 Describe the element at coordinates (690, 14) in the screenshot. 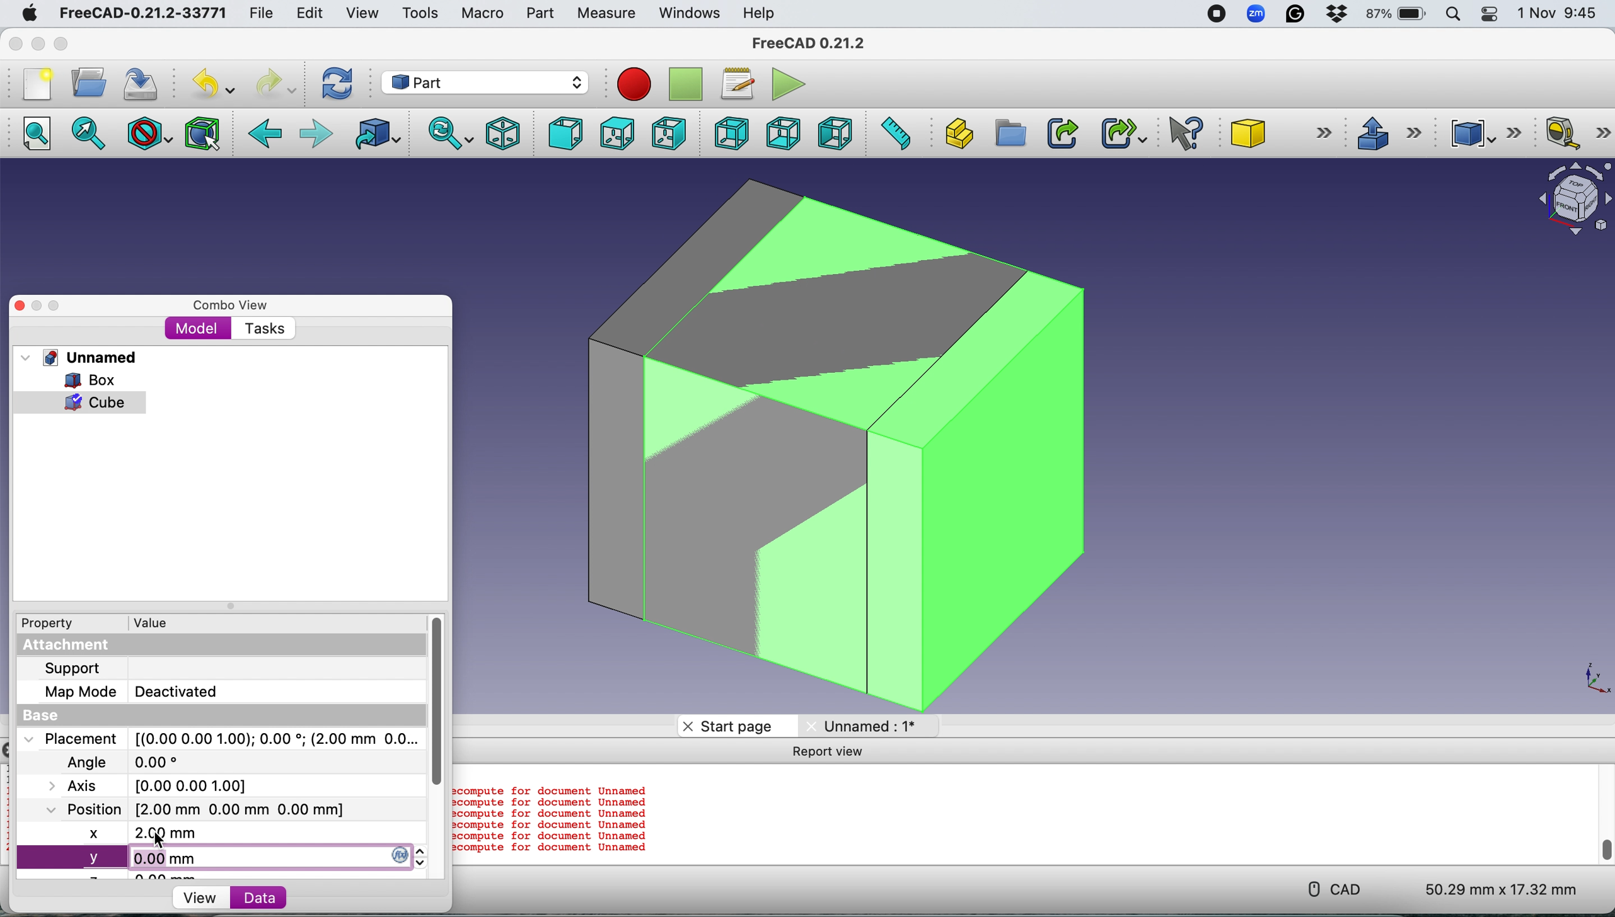

I see `Windows` at that location.